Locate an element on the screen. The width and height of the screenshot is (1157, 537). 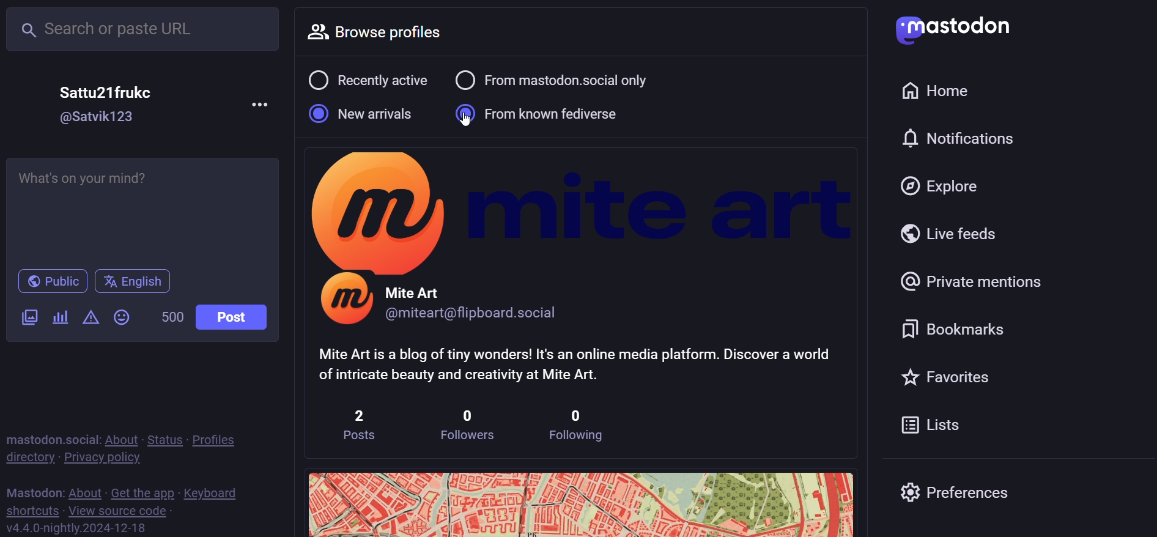
emoji is located at coordinates (120, 318).